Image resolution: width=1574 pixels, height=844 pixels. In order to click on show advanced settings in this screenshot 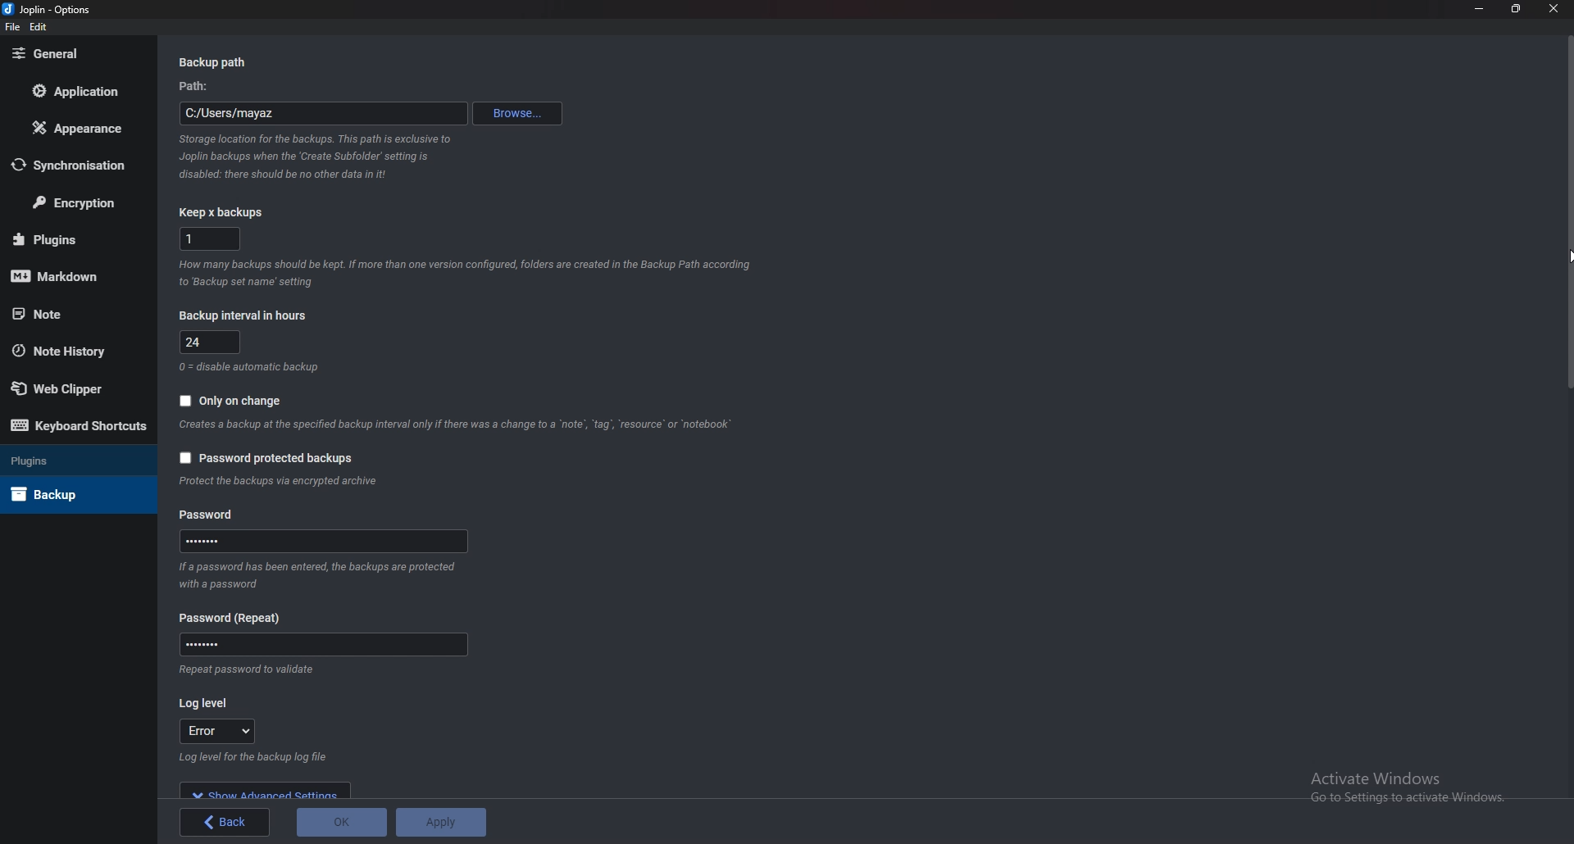, I will do `click(266, 792)`.